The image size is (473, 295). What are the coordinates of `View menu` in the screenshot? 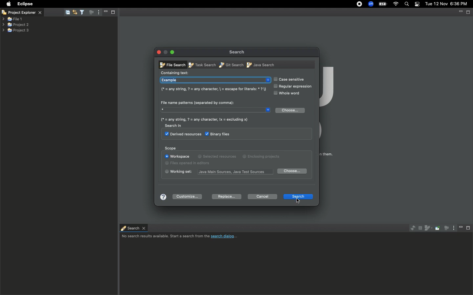 It's located at (98, 13).